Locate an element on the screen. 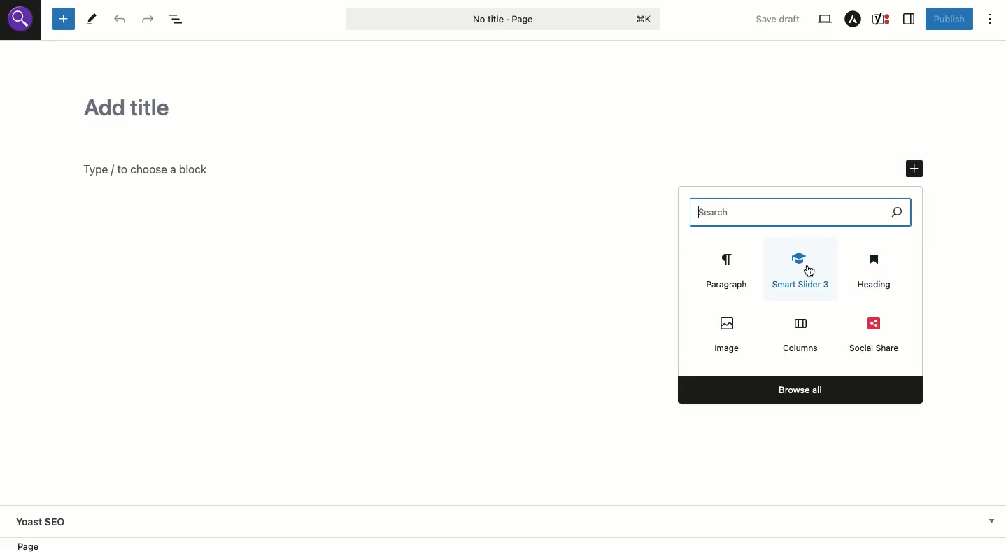 The width and height of the screenshot is (1006, 554). Options is located at coordinates (990, 19).